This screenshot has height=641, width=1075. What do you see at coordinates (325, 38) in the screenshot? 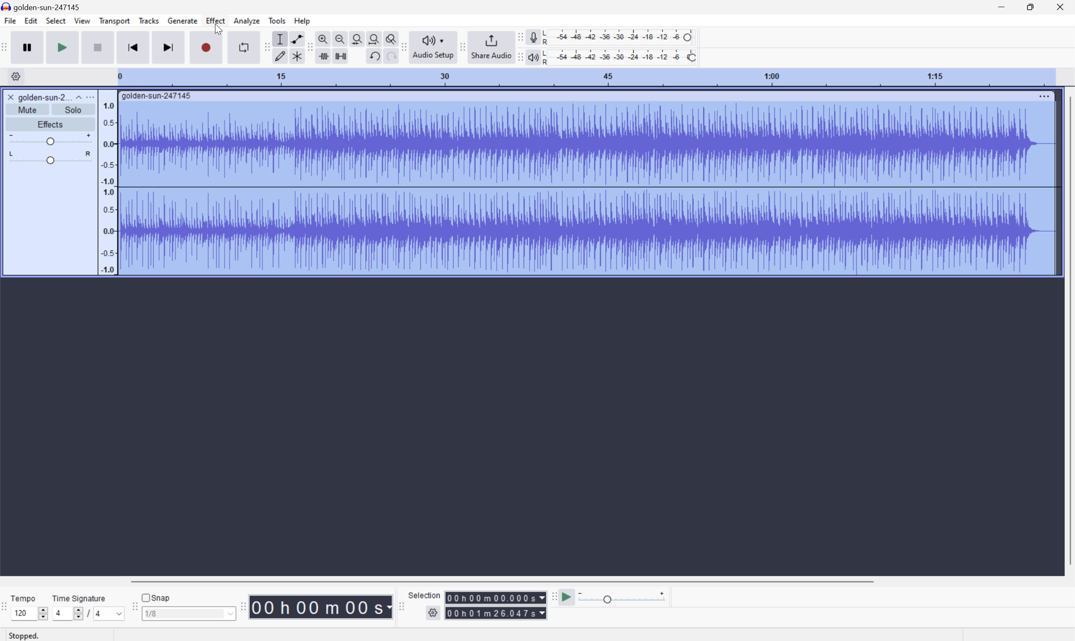
I see `Zoom in` at bounding box center [325, 38].